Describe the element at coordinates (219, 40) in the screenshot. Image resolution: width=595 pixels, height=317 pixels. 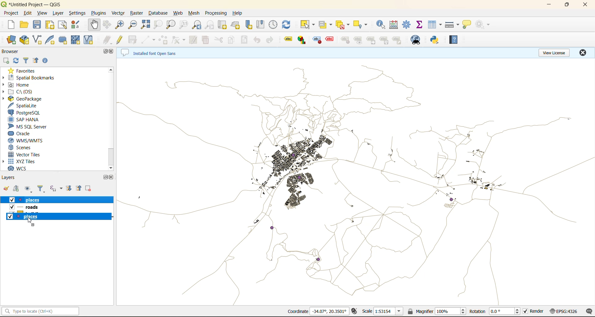
I see `cut` at that location.